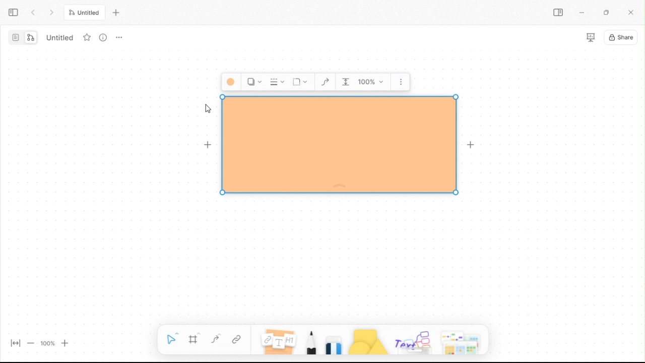 Image resolution: width=645 pixels, height=363 pixels. What do you see at coordinates (310, 341) in the screenshot?
I see `pencil` at bounding box center [310, 341].